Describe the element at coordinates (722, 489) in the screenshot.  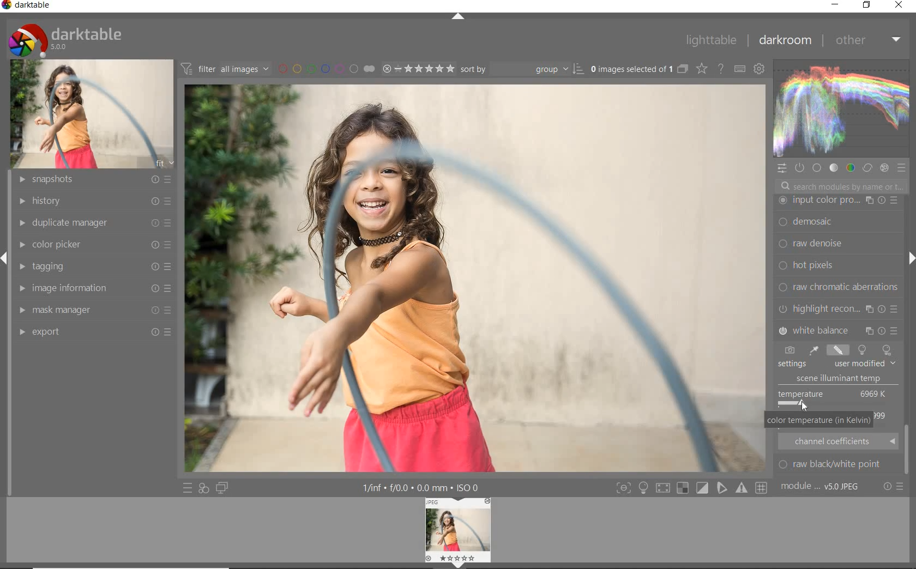
I see `toggle mode ` at that location.